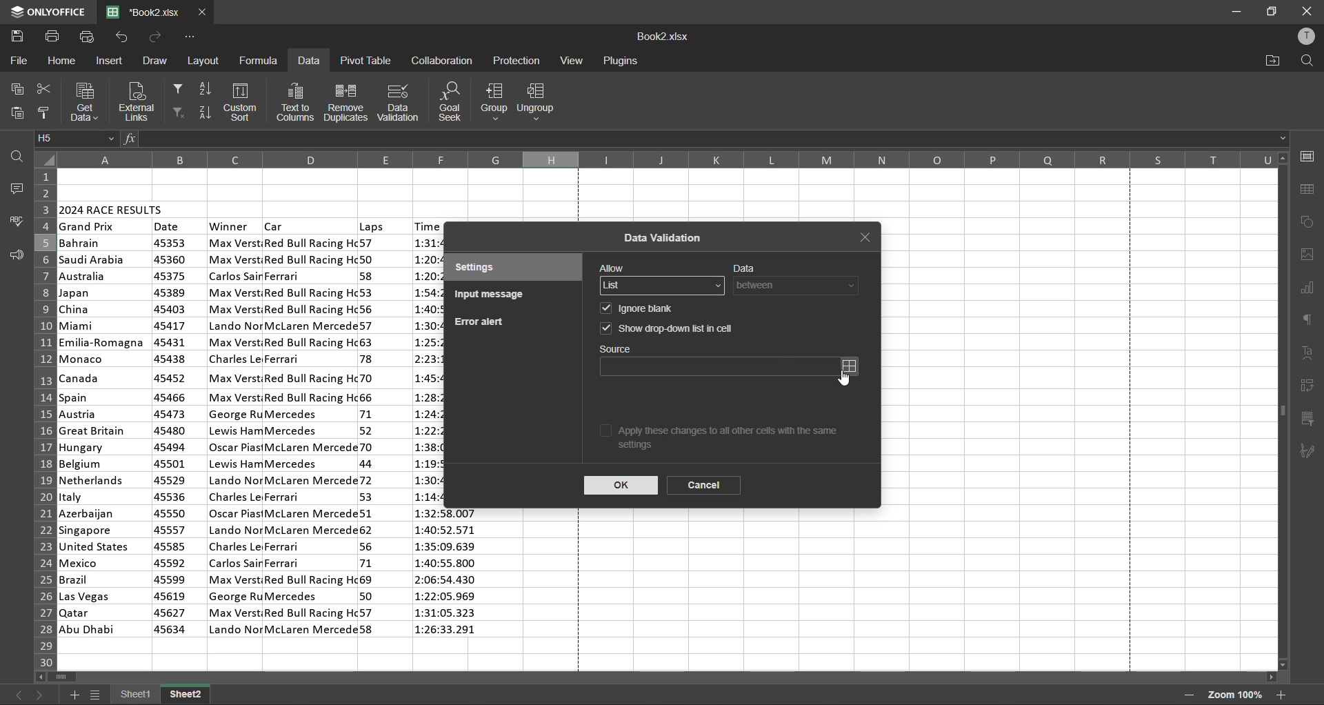  Describe the element at coordinates (62, 62) in the screenshot. I see `home` at that location.